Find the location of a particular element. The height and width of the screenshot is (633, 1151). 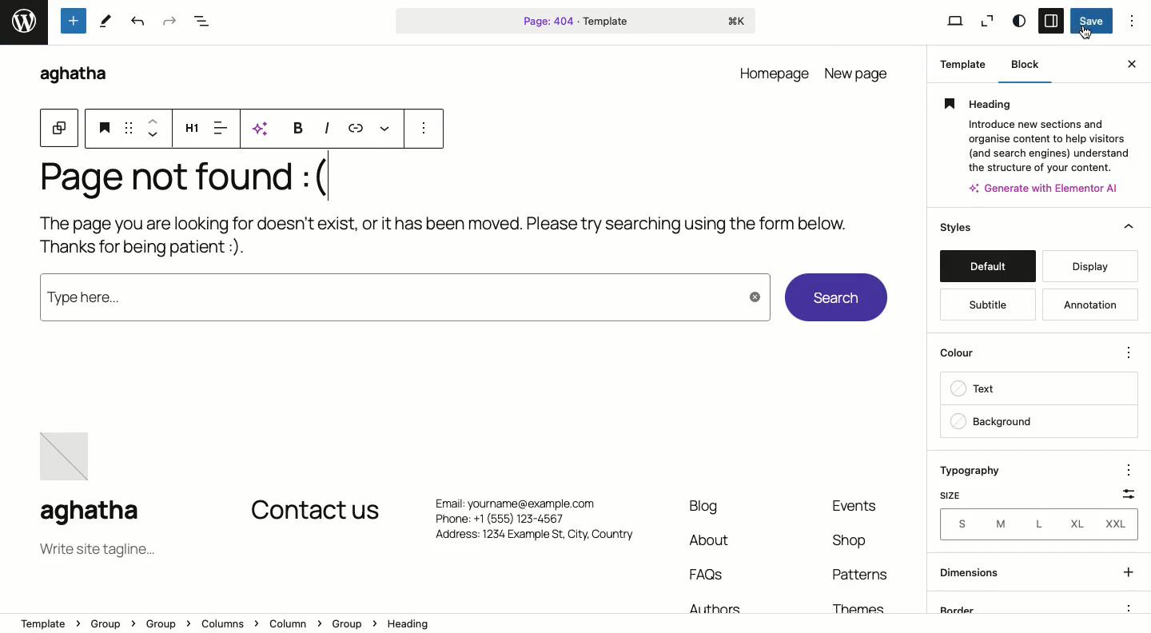

options is located at coordinates (1129, 607).